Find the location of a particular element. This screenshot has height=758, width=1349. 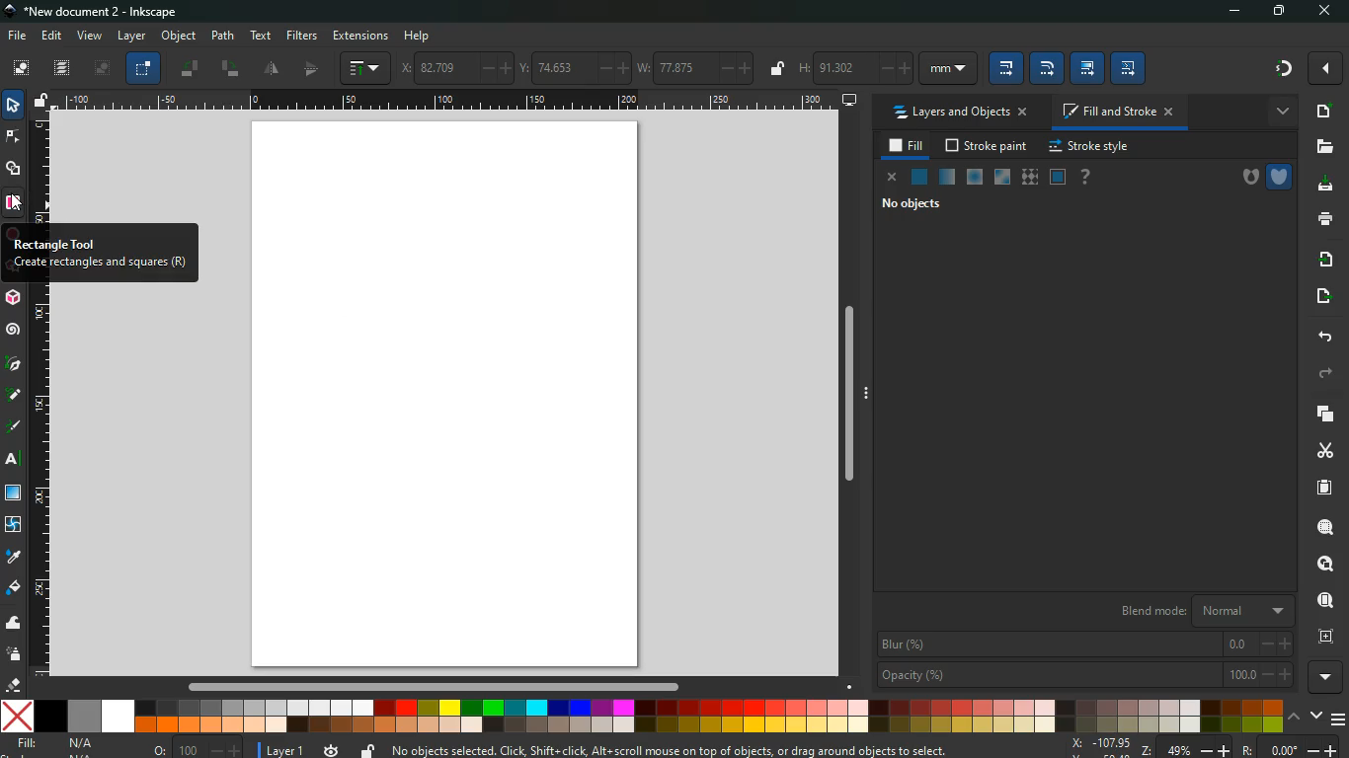

vertical ruler is located at coordinates (43, 482).